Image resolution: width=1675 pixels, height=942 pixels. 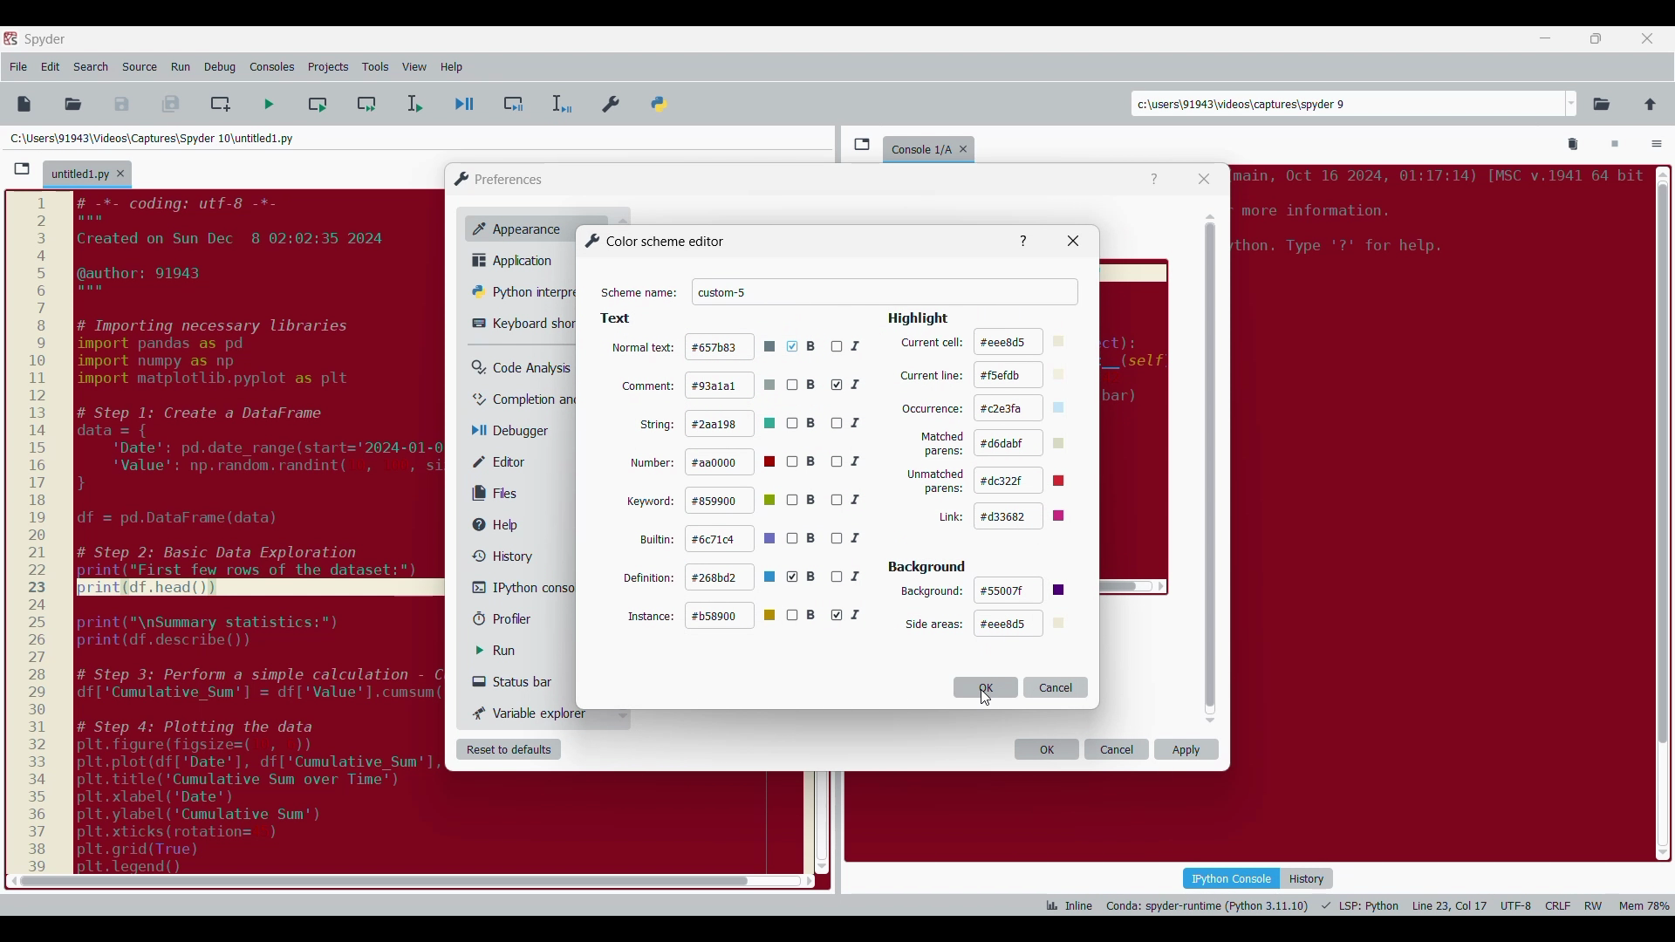 What do you see at coordinates (931, 343) in the screenshot?
I see `current cell` at bounding box center [931, 343].